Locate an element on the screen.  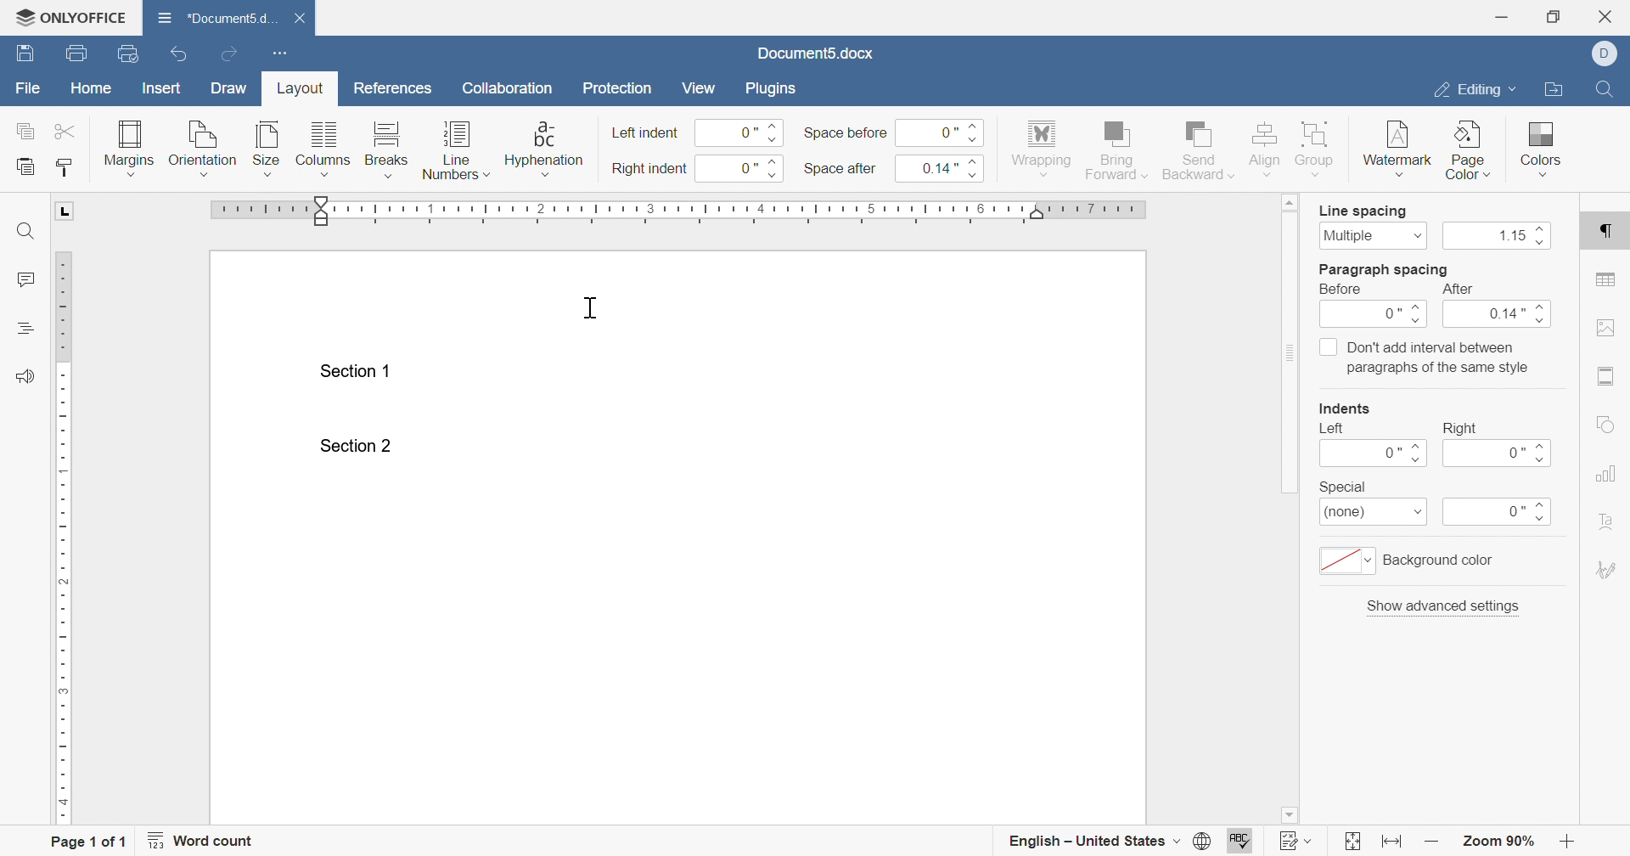
redo is located at coordinates (230, 53).